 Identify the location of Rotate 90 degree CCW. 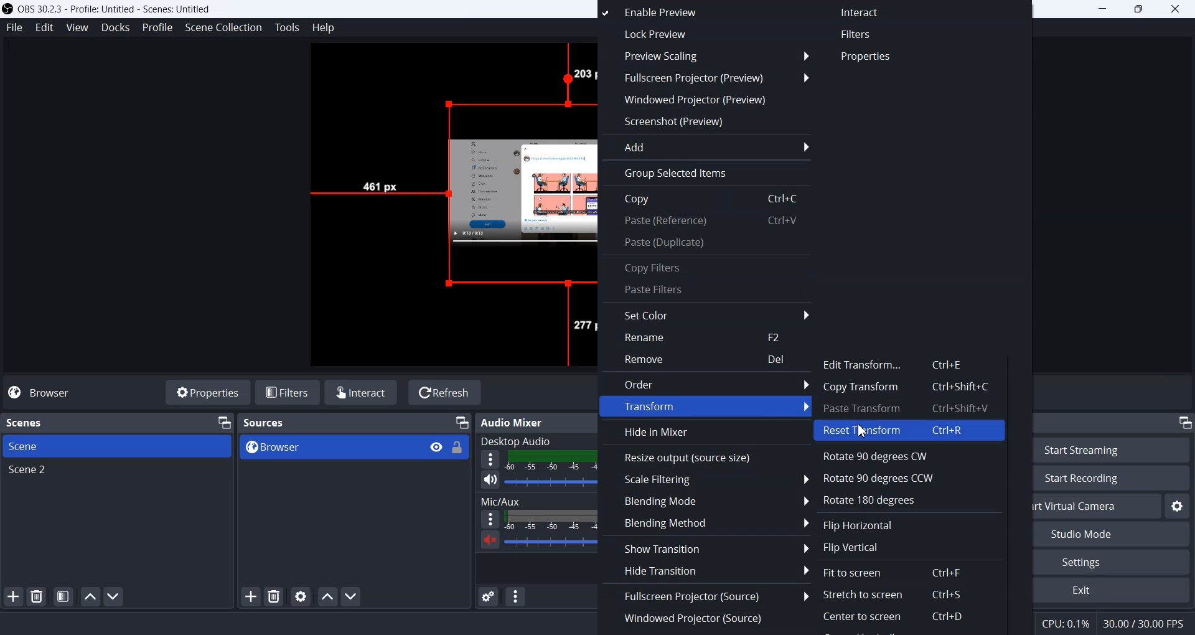
(908, 478).